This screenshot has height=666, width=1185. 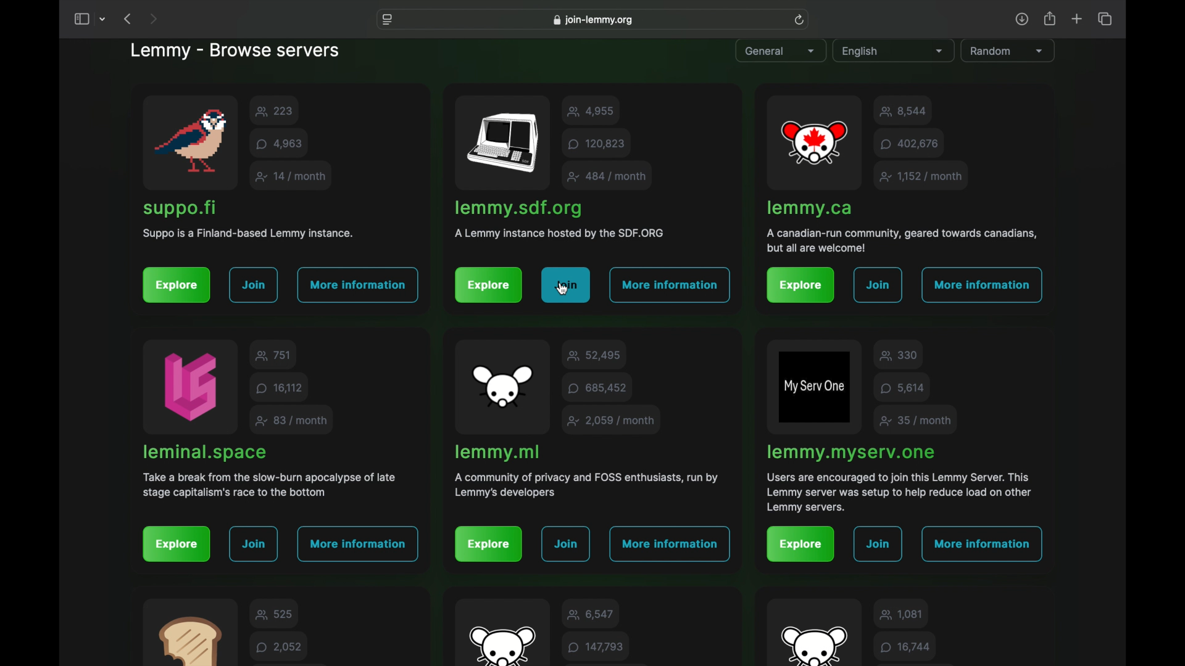 I want to click on server icon, so click(x=504, y=144).